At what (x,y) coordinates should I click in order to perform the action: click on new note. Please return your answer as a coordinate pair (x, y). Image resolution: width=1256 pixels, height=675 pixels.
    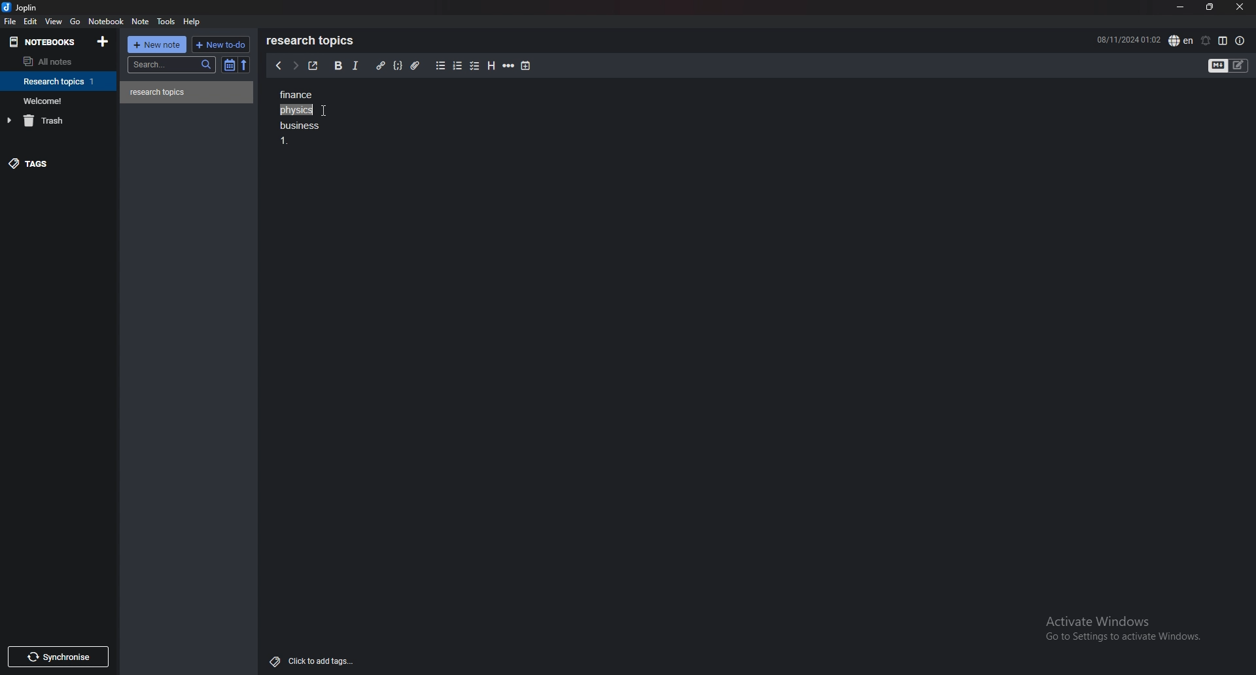
    Looking at the image, I should click on (158, 44).